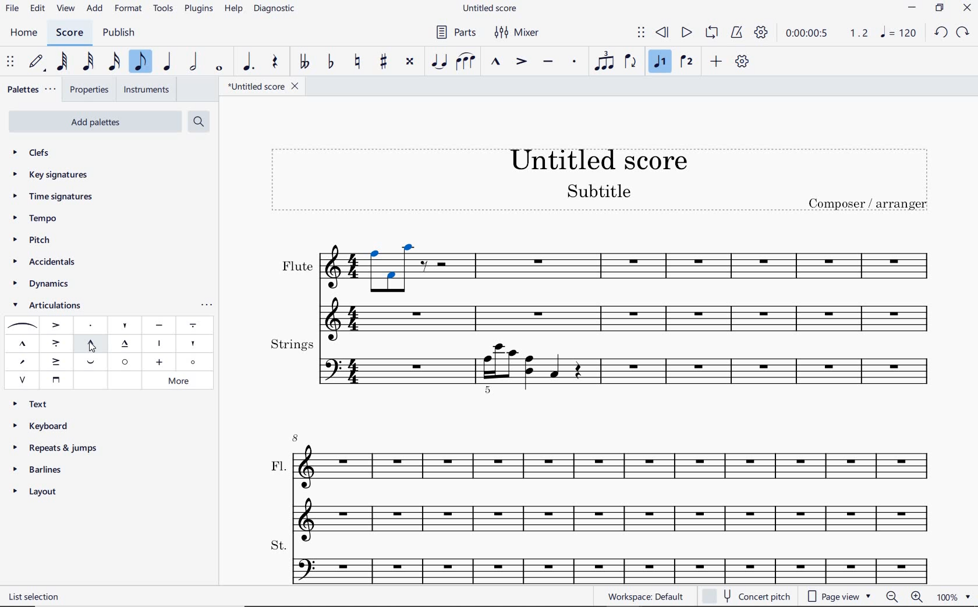  Describe the element at coordinates (662, 63) in the screenshot. I see `VOICE 1` at that location.